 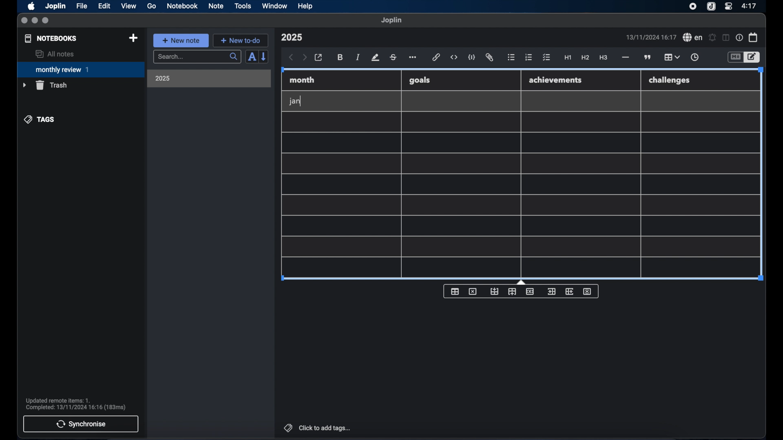 I want to click on set alarm, so click(x=712, y=38).